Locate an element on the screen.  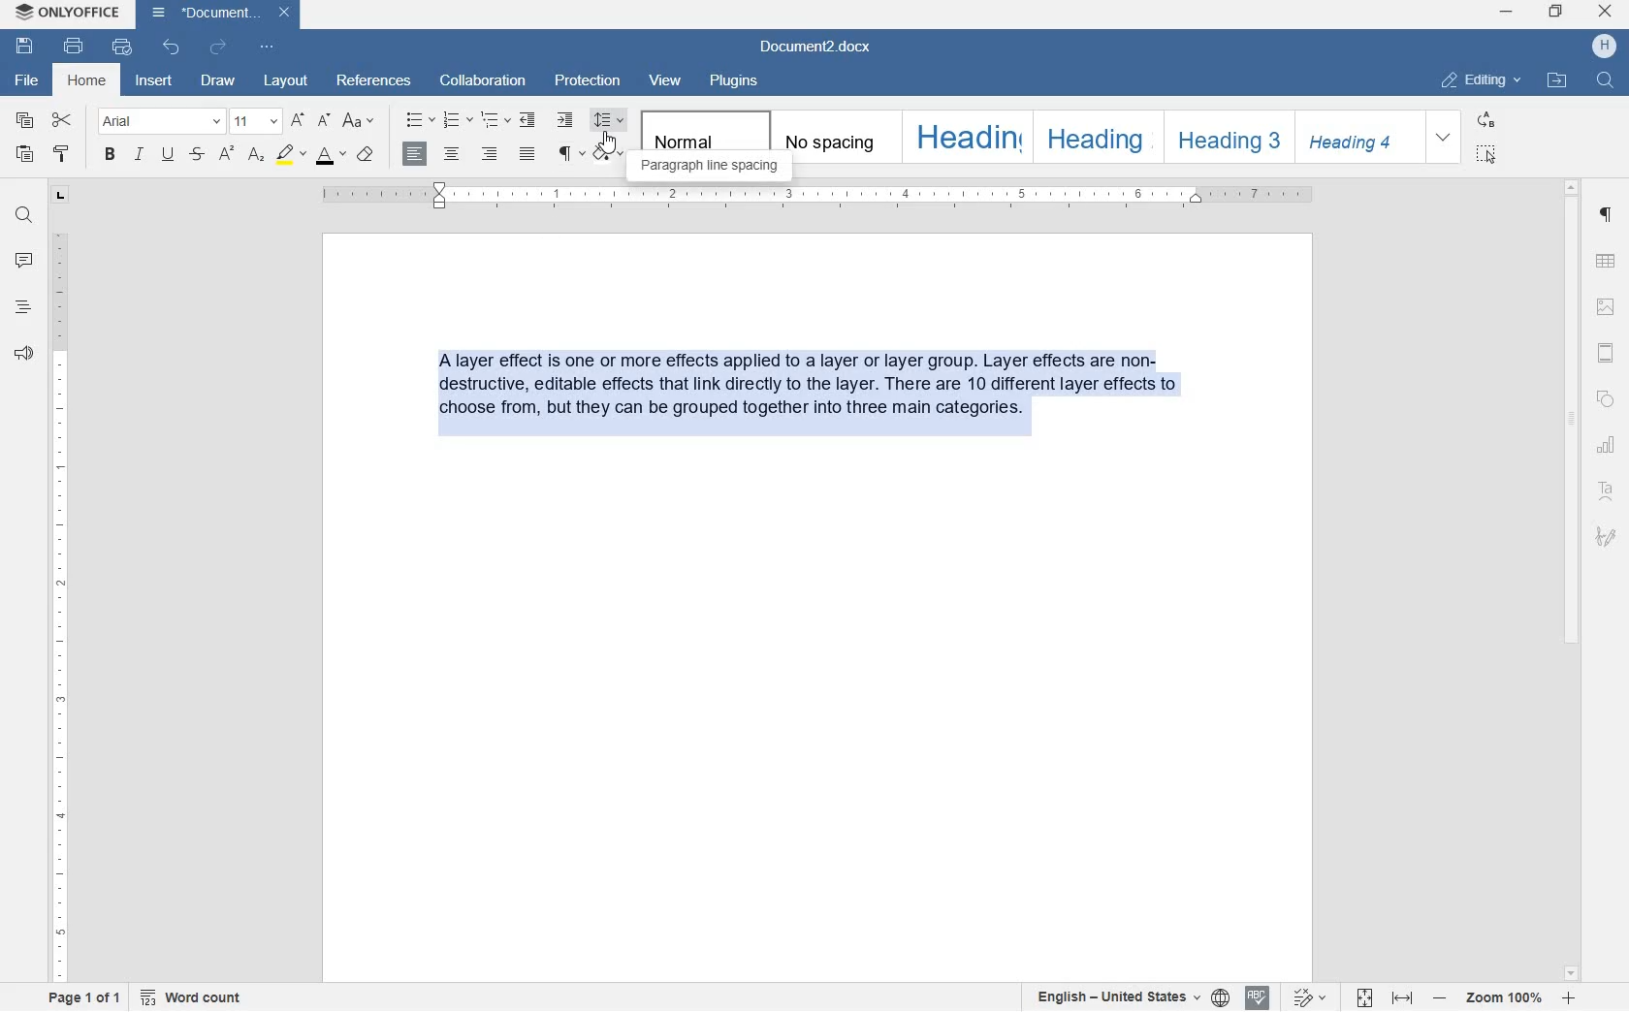
copy style is located at coordinates (62, 155).